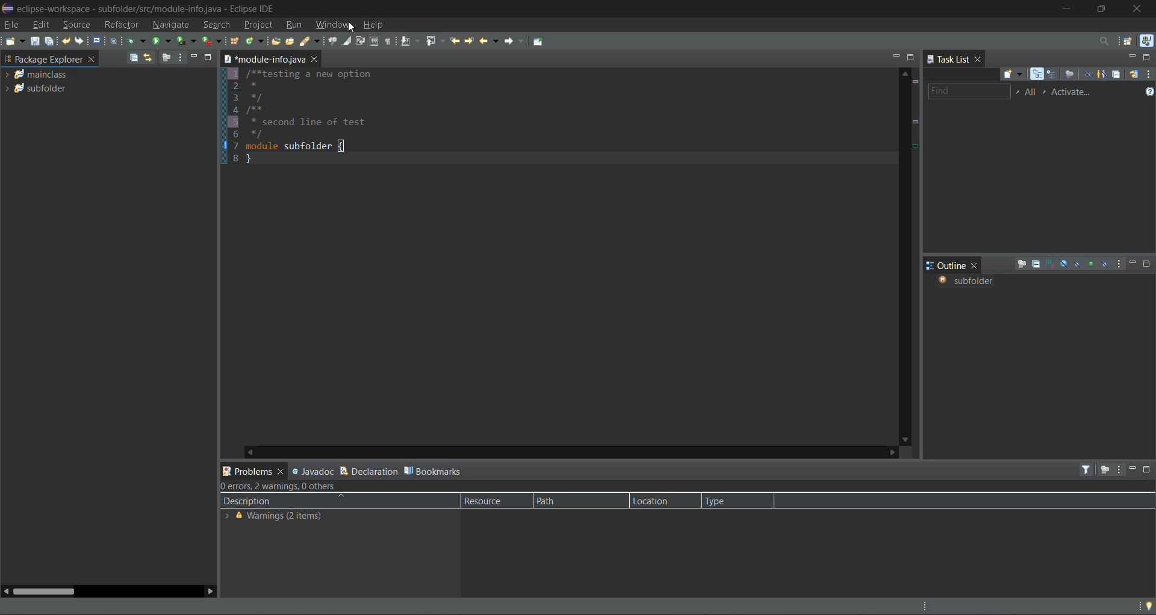 The height and width of the screenshot is (615, 1156). Describe the element at coordinates (213, 42) in the screenshot. I see `run last tool` at that location.